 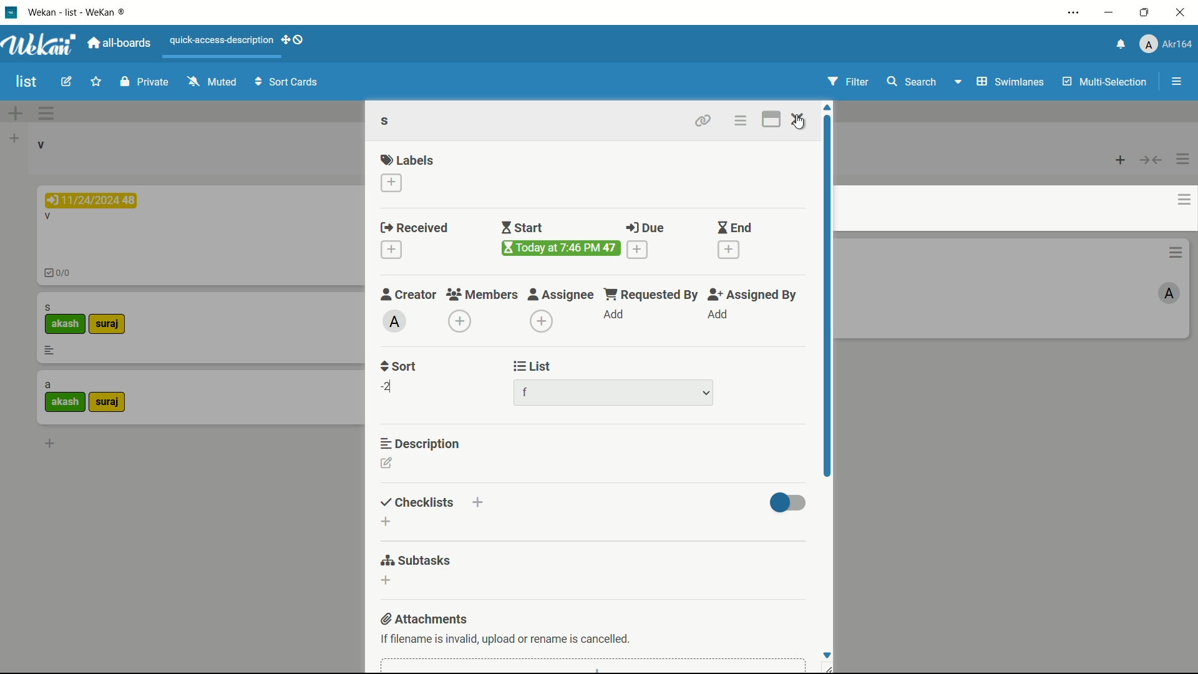 What do you see at coordinates (406, 294) in the screenshot?
I see `creator` at bounding box center [406, 294].